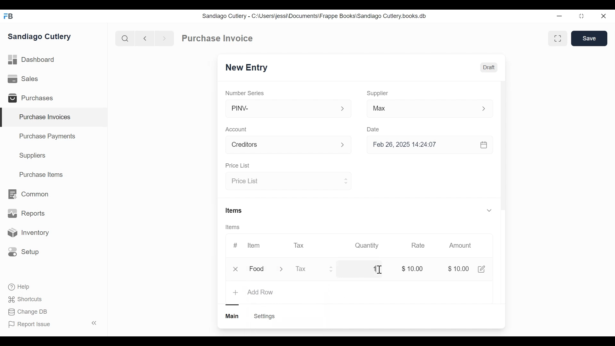 Image resolution: width=615 pixels, height=346 pixels. Describe the element at coordinates (378, 93) in the screenshot. I see `Supplier` at that location.